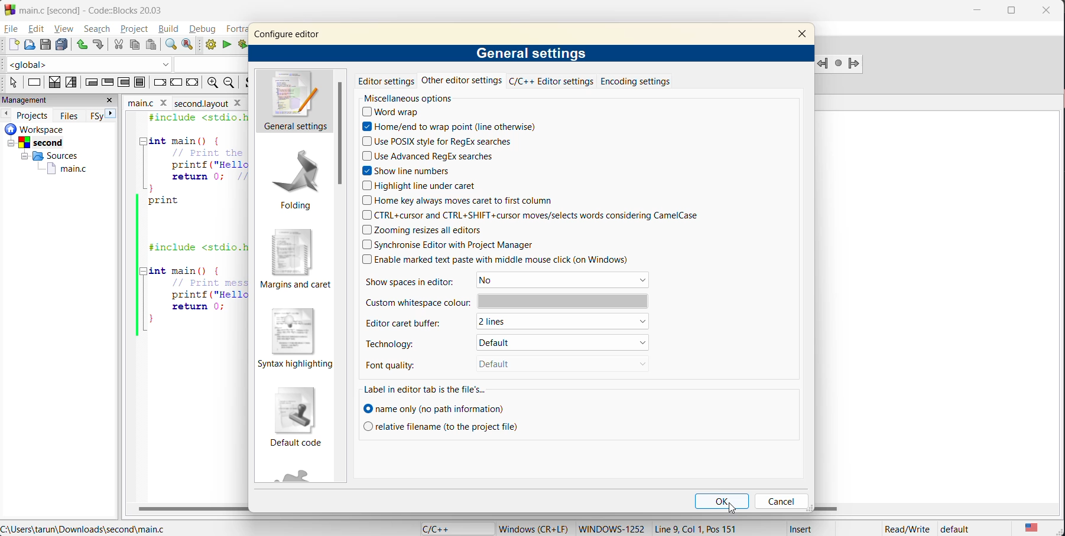 Image resolution: width=1065 pixels, height=536 pixels. I want to click on custom whitespace color, so click(507, 303).